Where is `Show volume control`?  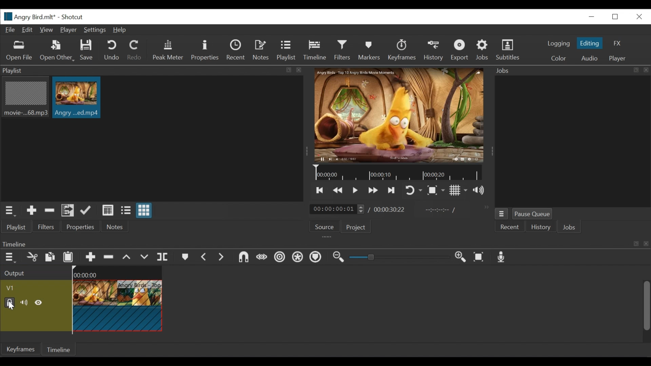 Show volume control is located at coordinates (481, 190).